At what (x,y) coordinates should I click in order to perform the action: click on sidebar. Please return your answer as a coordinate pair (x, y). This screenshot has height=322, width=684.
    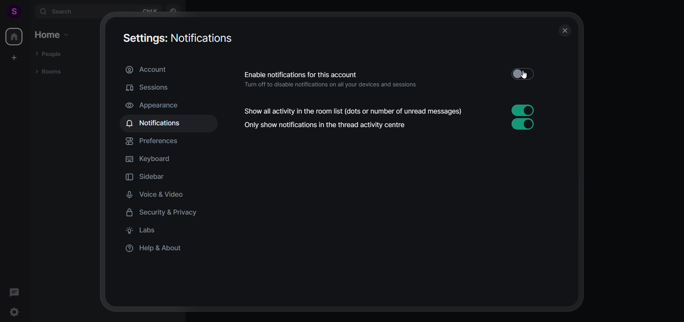
    Looking at the image, I should click on (151, 177).